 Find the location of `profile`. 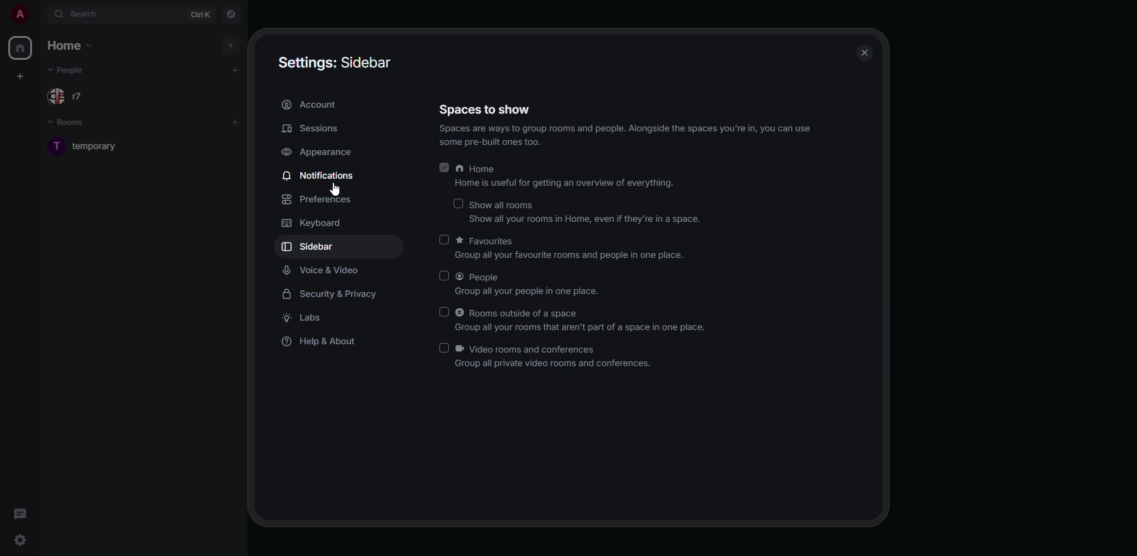

profile is located at coordinates (18, 14).